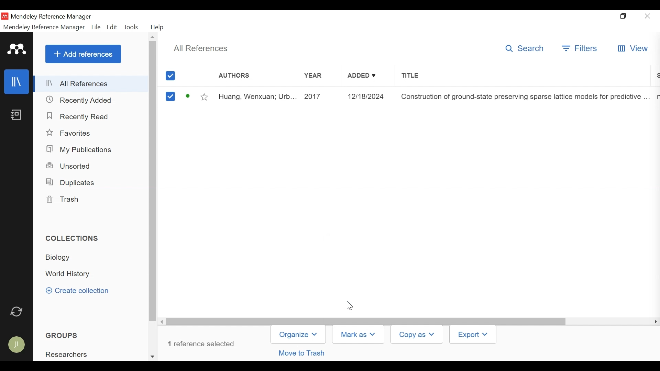 The width and height of the screenshot is (660, 371). Describe the element at coordinates (16, 82) in the screenshot. I see `Library` at that location.